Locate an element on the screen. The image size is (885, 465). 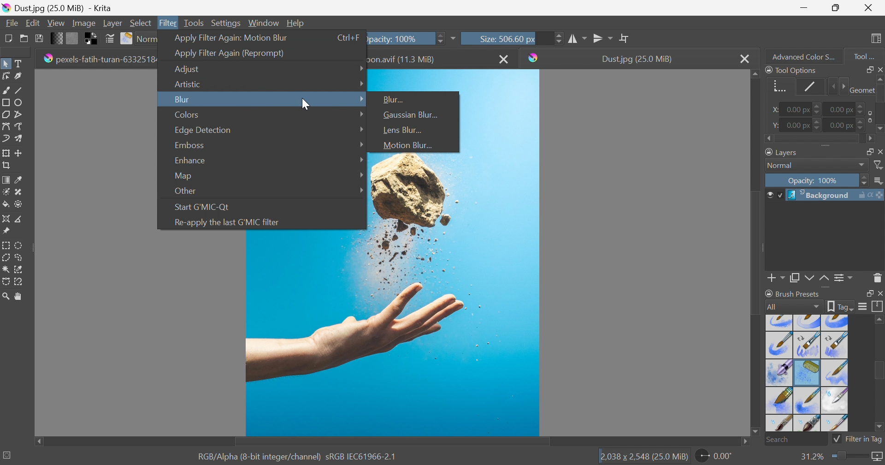
Text tool is located at coordinates (21, 64).